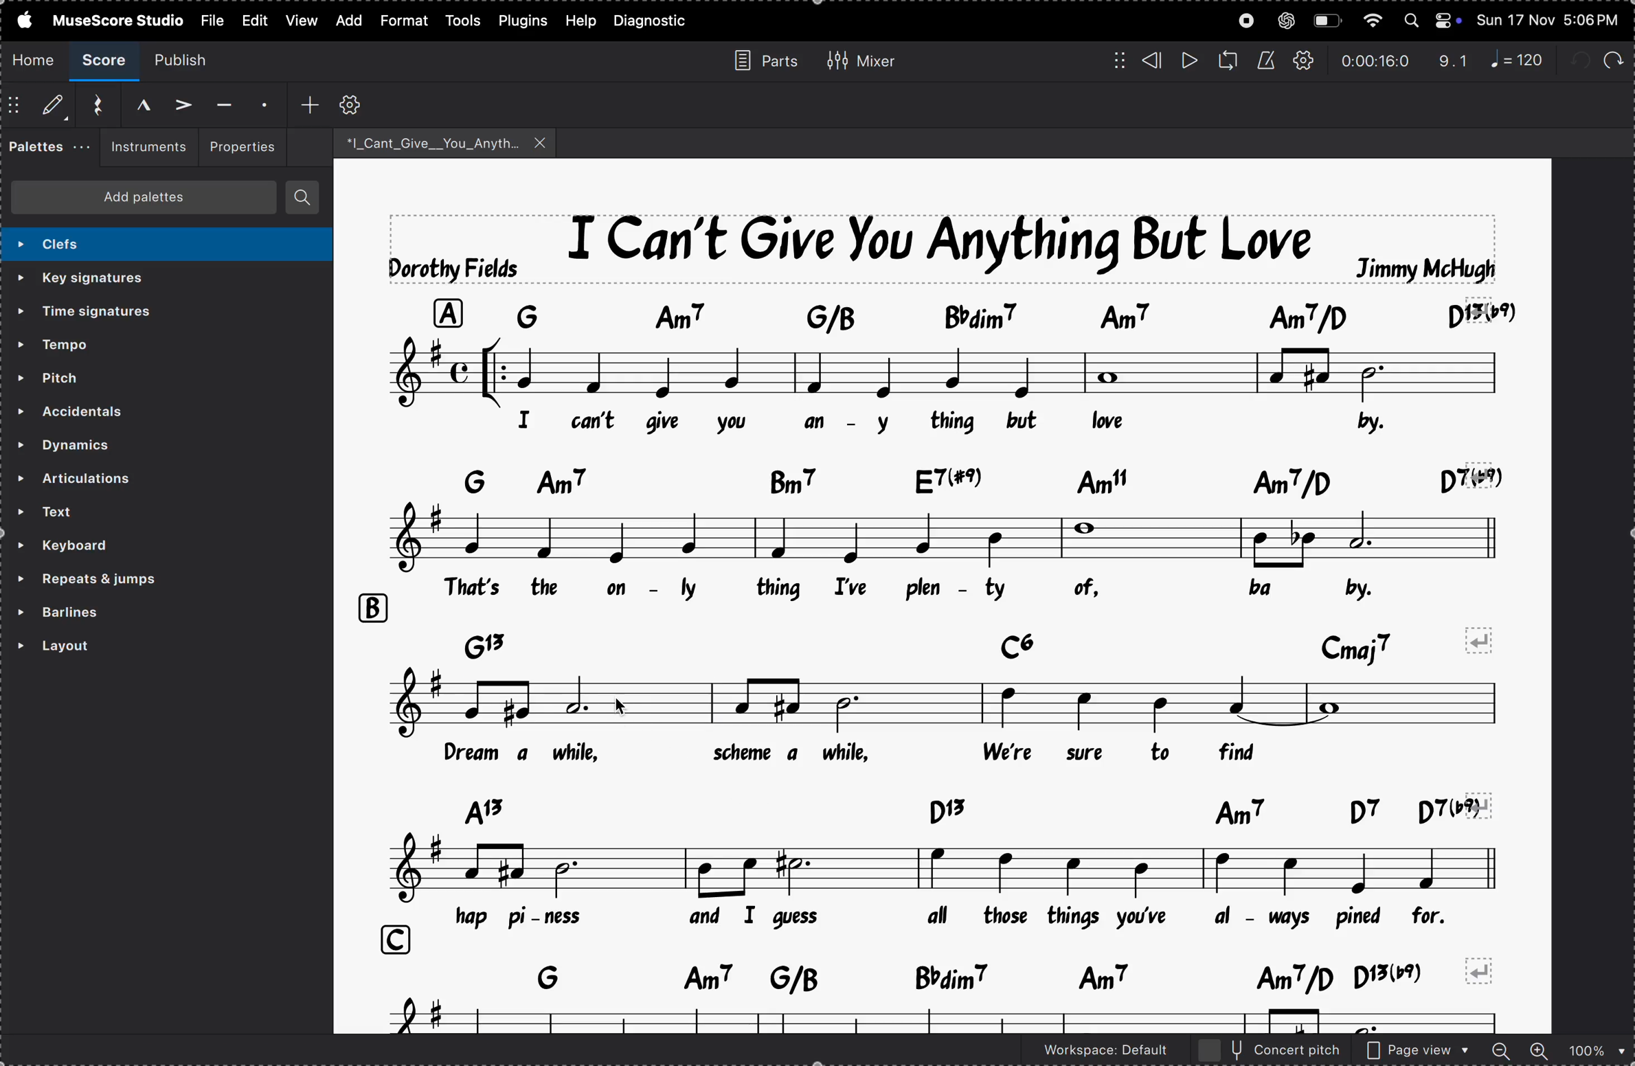  I want to click on keyboard, so click(104, 546).